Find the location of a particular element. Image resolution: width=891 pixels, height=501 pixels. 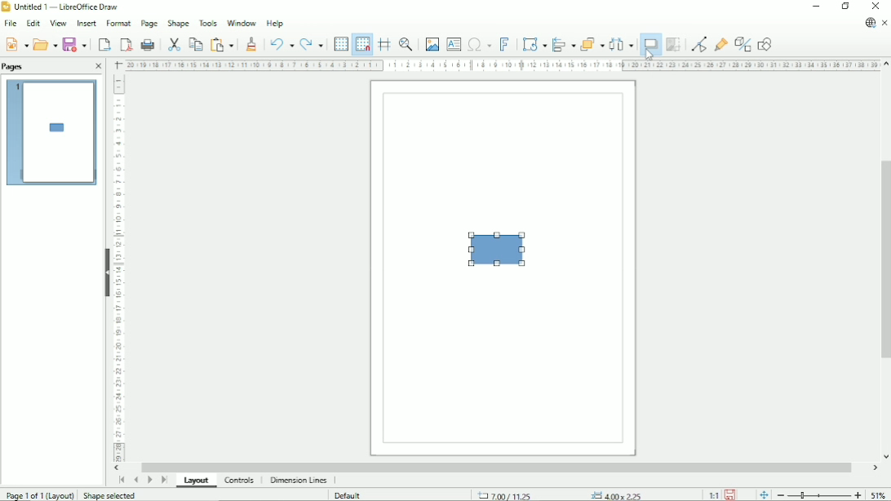

Undo is located at coordinates (280, 44).